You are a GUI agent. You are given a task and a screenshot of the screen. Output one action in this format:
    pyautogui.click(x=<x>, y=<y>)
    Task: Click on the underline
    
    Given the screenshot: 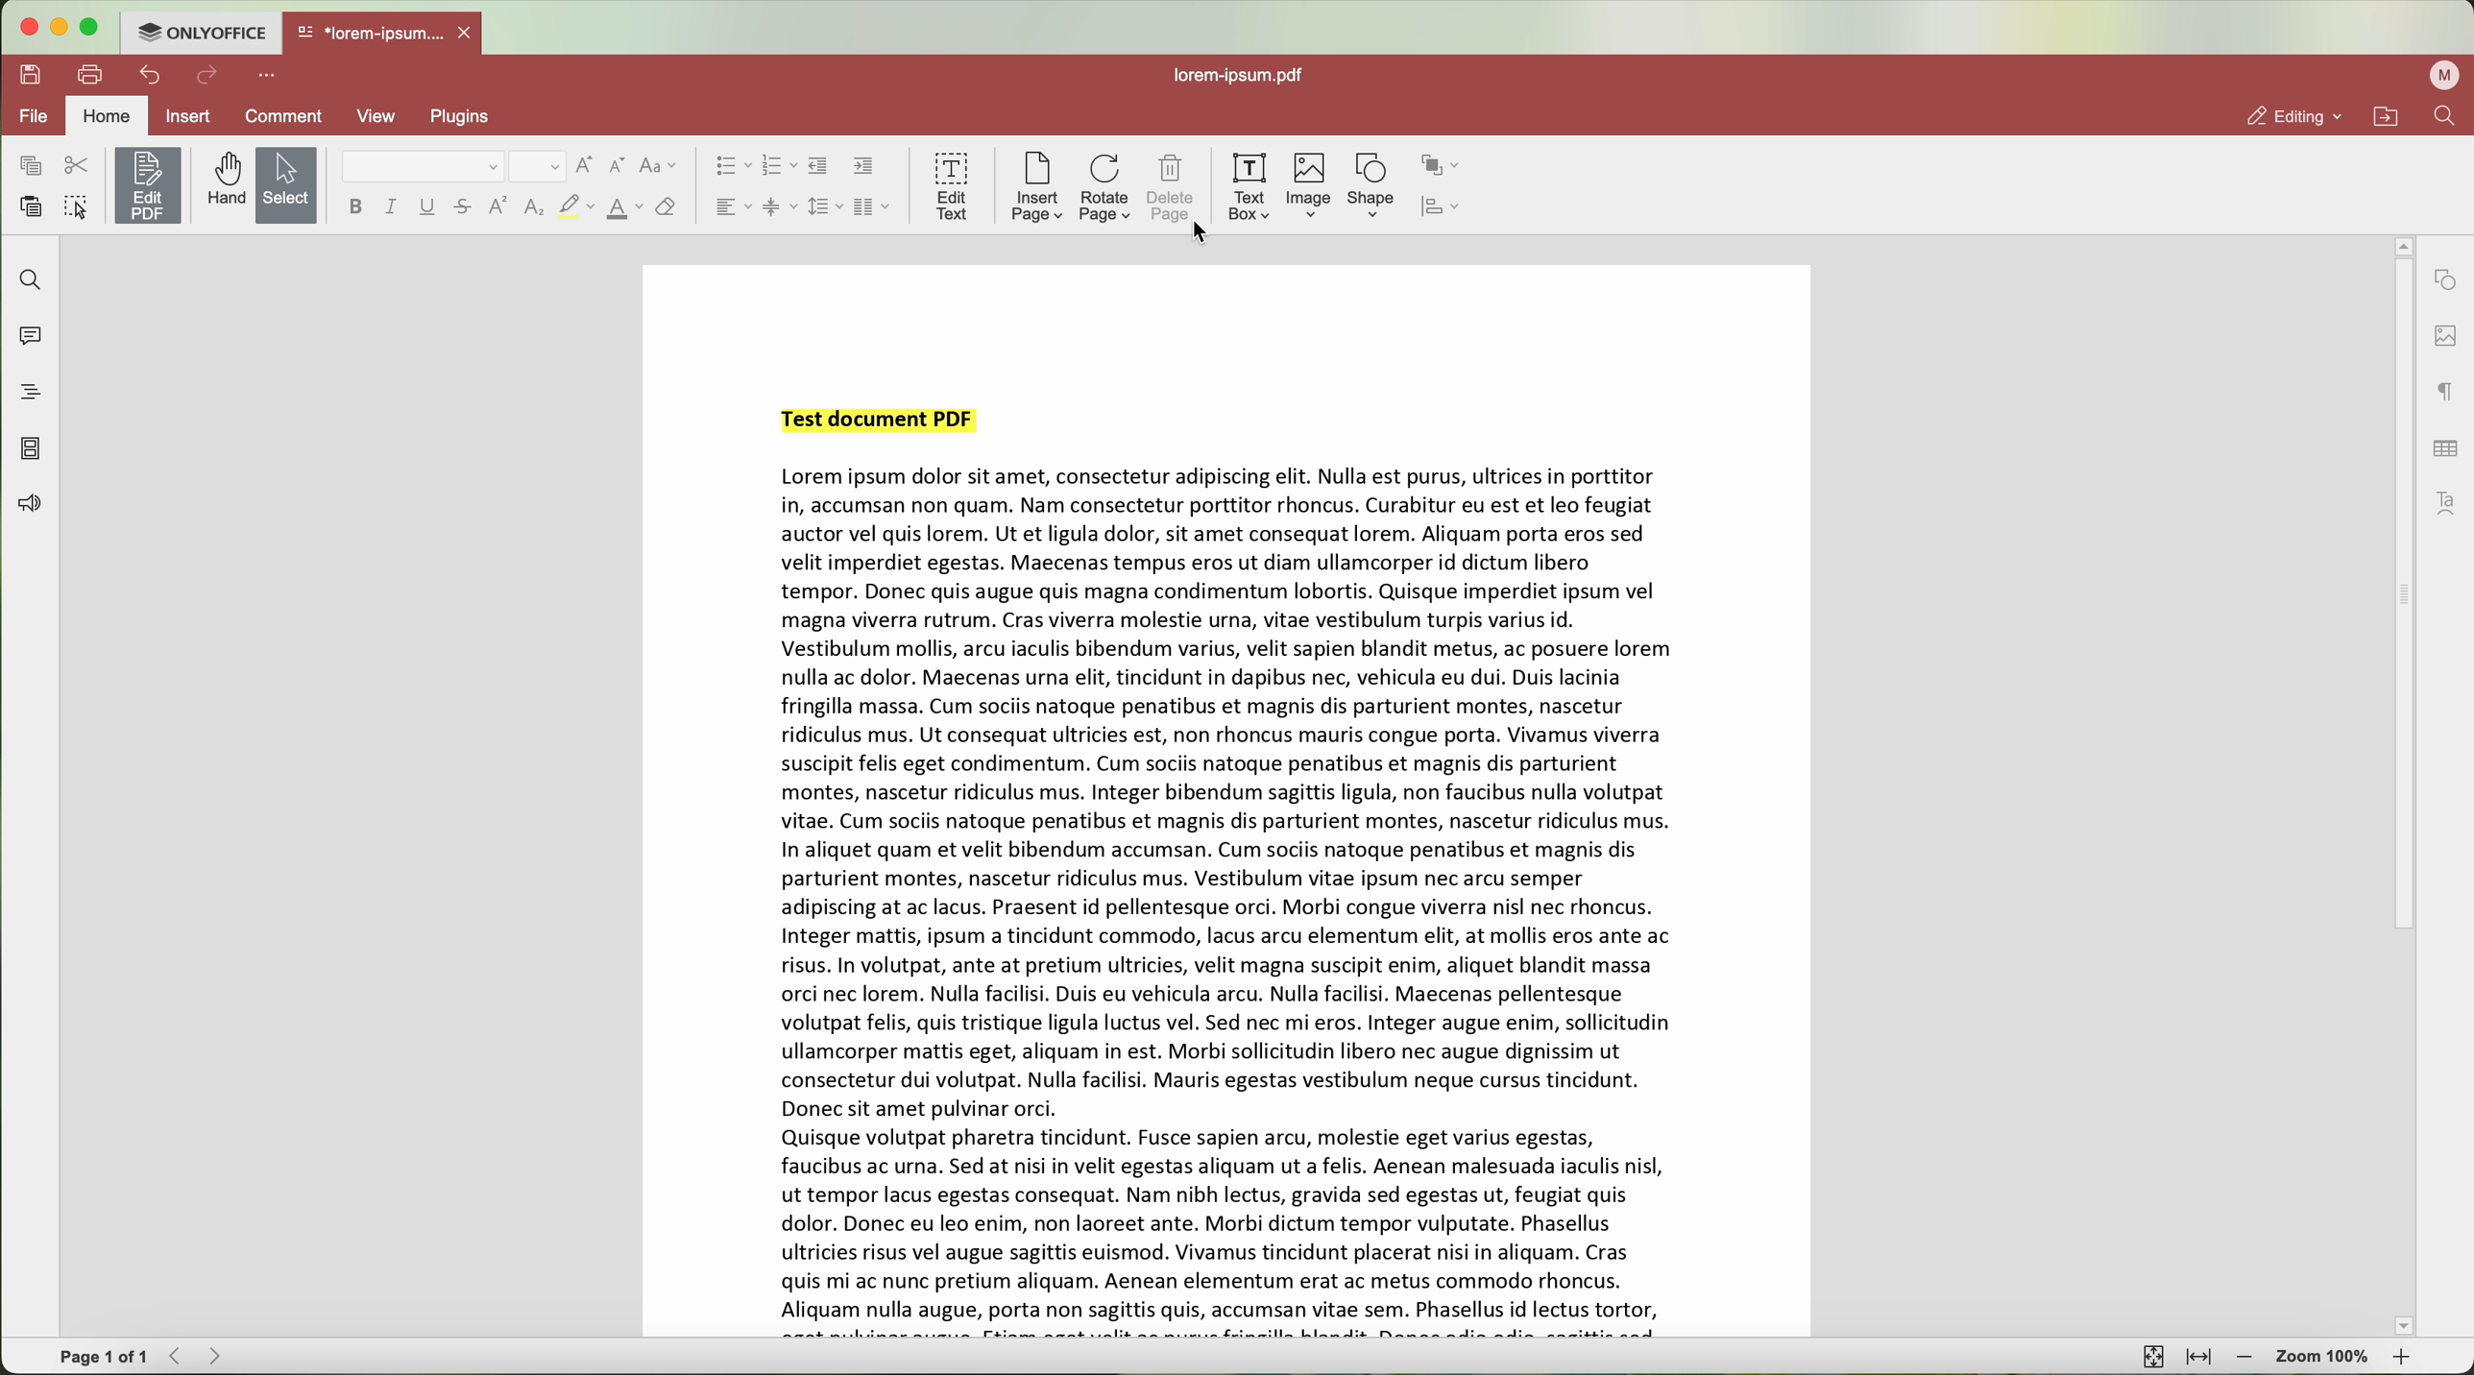 What is the action you would take?
    pyautogui.click(x=428, y=209)
    